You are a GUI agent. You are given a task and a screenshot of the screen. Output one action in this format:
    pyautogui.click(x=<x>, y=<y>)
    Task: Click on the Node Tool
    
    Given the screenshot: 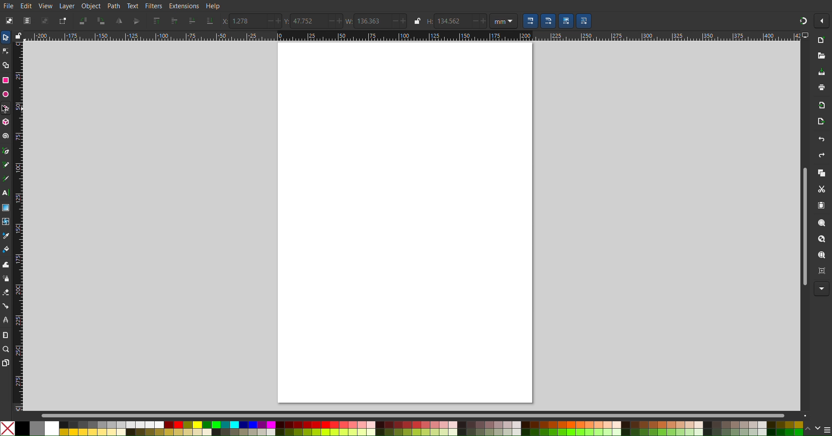 What is the action you would take?
    pyautogui.click(x=6, y=51)
    